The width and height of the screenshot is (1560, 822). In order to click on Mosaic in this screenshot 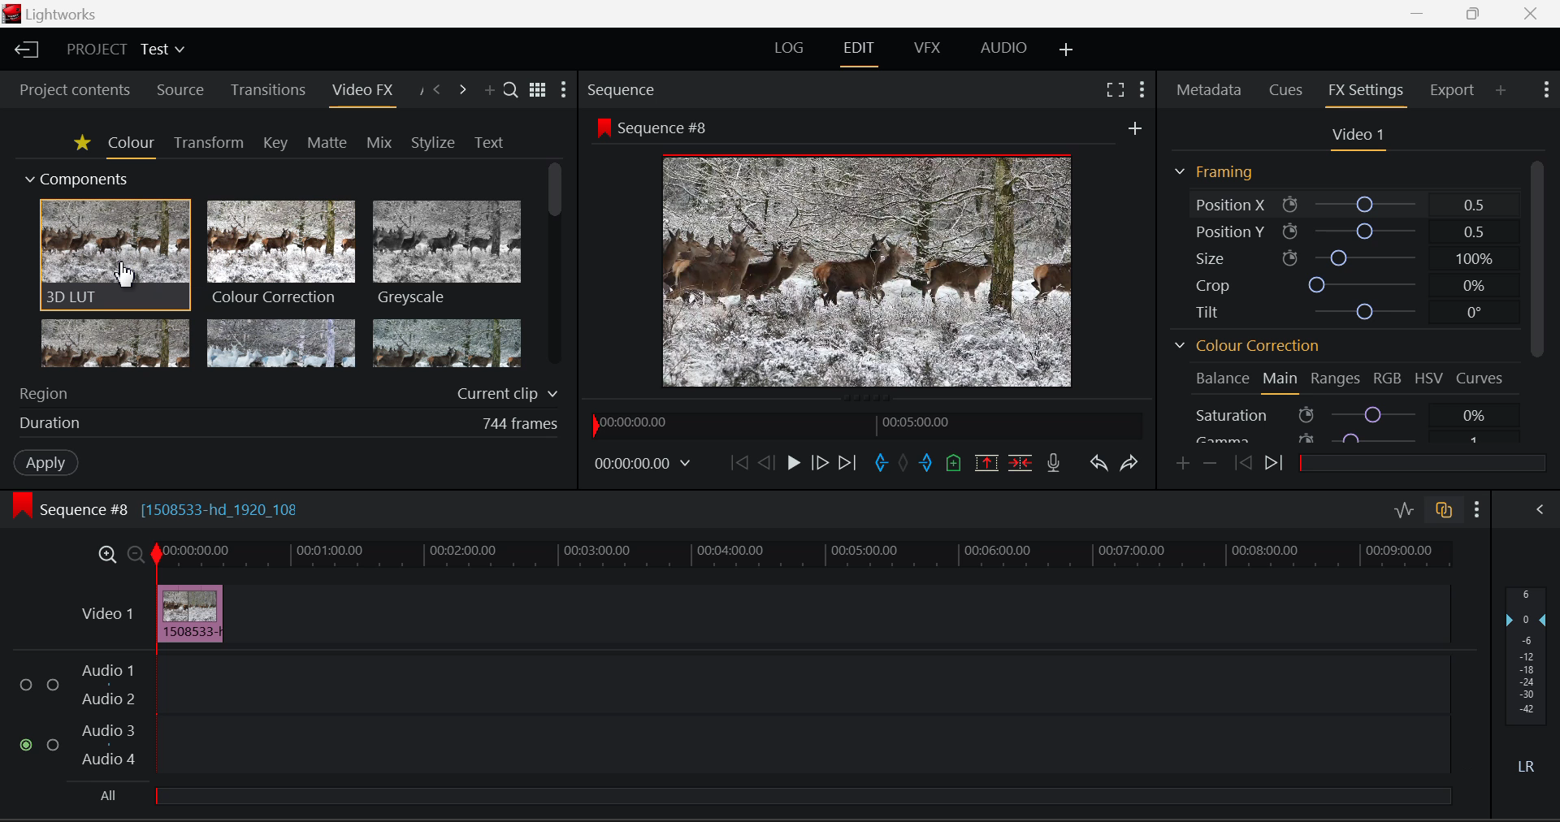, I will do `click(282, 344)`.